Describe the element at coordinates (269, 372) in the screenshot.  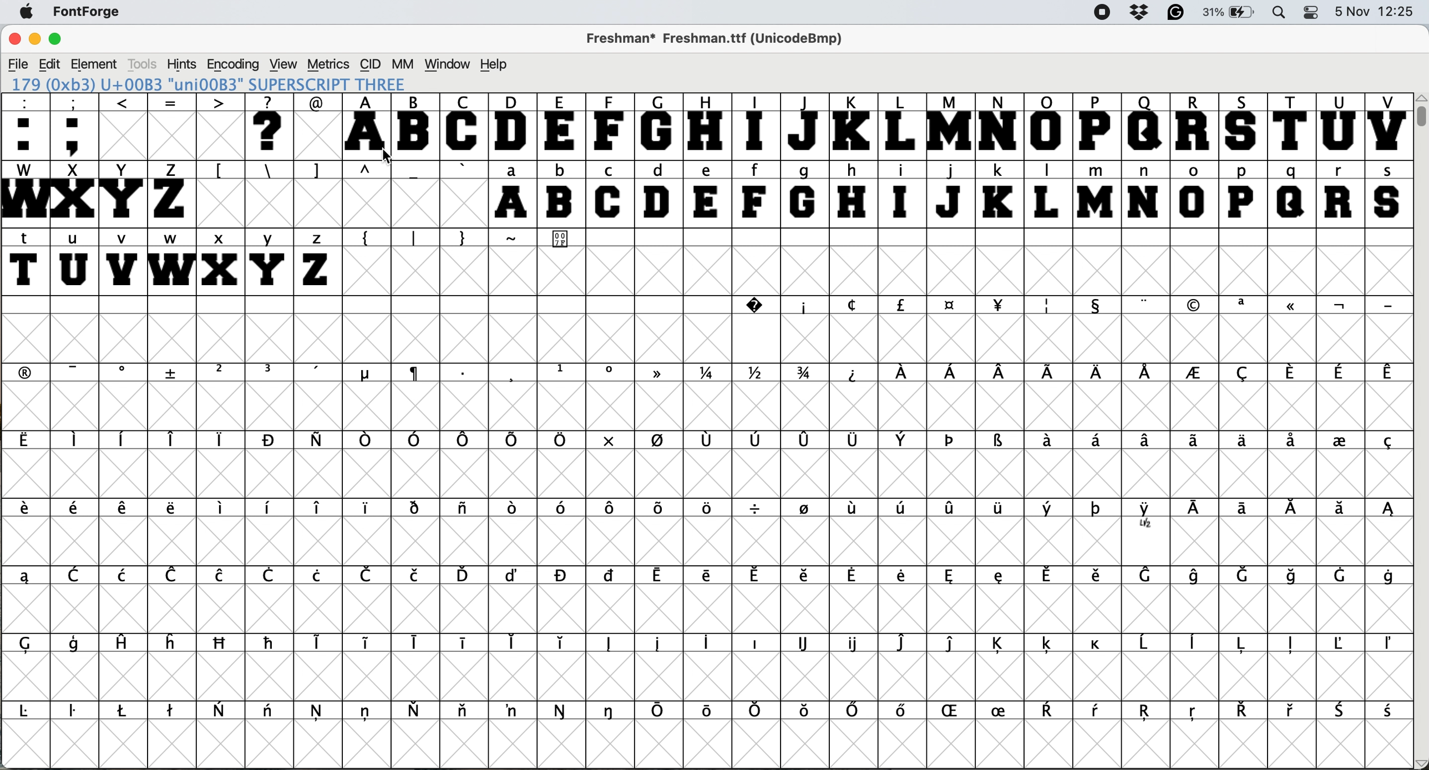
I see `symbol` at that location.